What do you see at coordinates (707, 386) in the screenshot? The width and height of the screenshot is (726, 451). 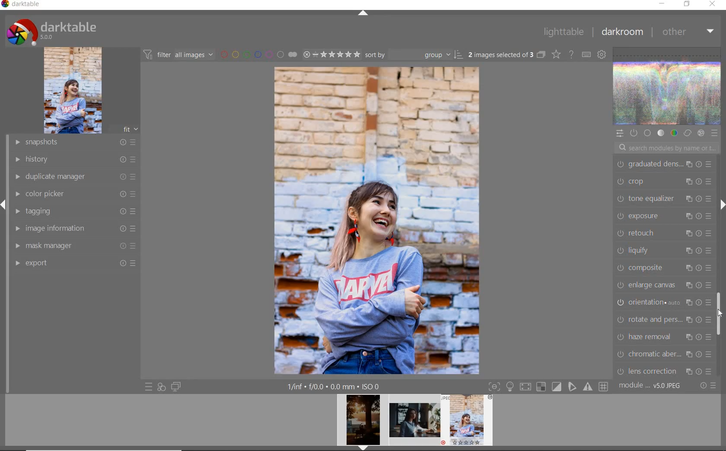 I see `reset or preset preference` at bounding box center [707, 386].